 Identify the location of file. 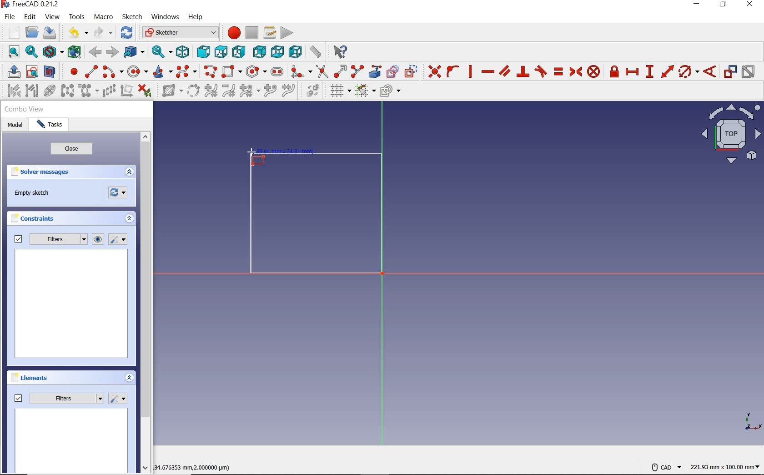
(11, 17).